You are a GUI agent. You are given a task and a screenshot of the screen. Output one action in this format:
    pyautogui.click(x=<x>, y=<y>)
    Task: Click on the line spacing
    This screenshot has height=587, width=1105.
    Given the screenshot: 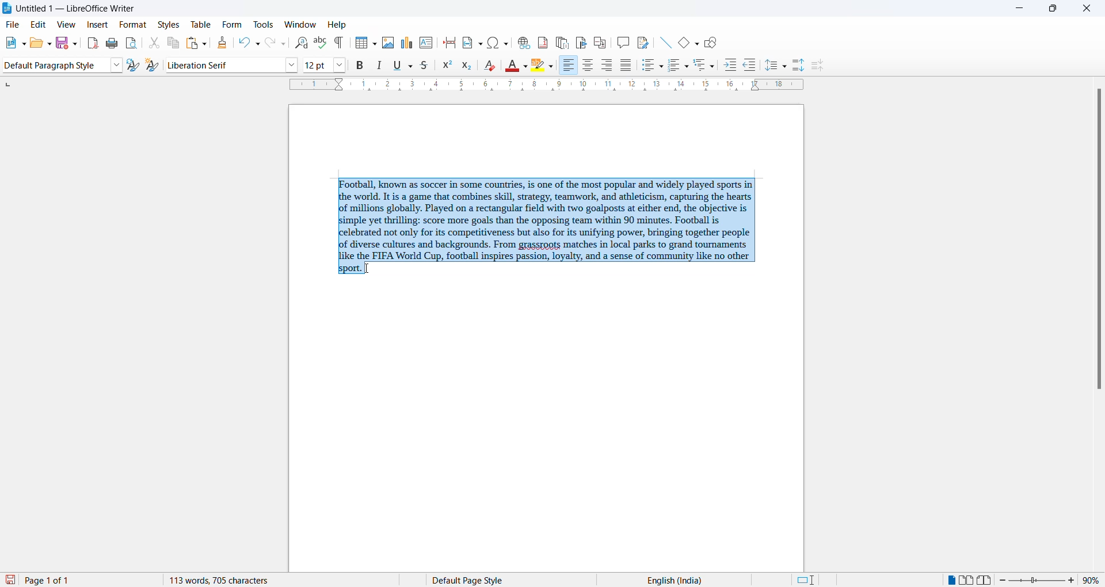 What is the action you would take?
    pyautogui.click(x=771, y=66)
    